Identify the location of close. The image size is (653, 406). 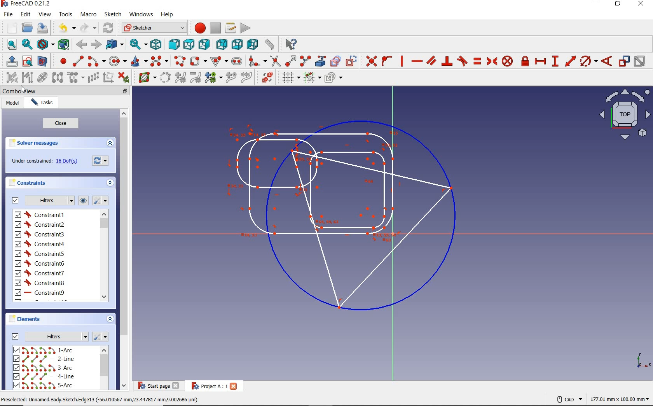
(176, 386).